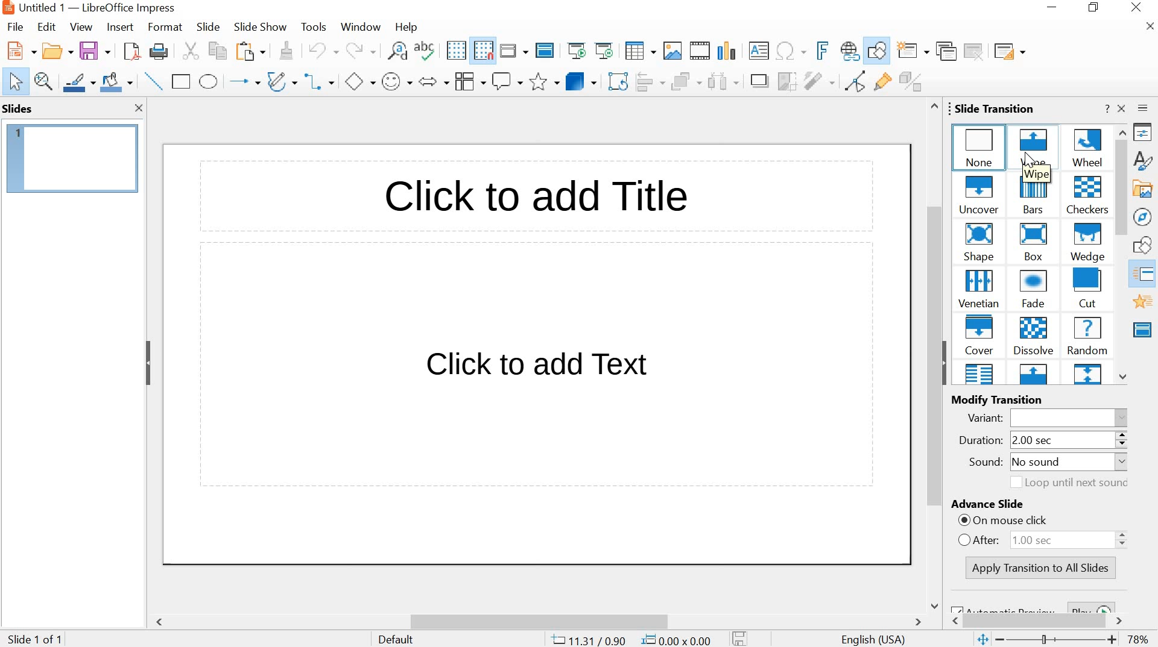 The image size is (1158, 647). What do you see at coordinates (87, 8) in the screenshot?
I see `Untitled 1 - LibreOffice Impress` at bounding box center [87, 8].